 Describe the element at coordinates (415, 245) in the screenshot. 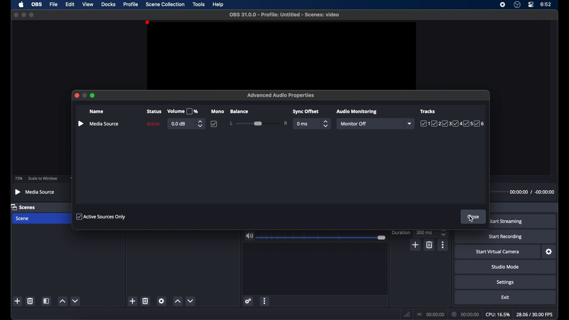

I see `add` at that location.